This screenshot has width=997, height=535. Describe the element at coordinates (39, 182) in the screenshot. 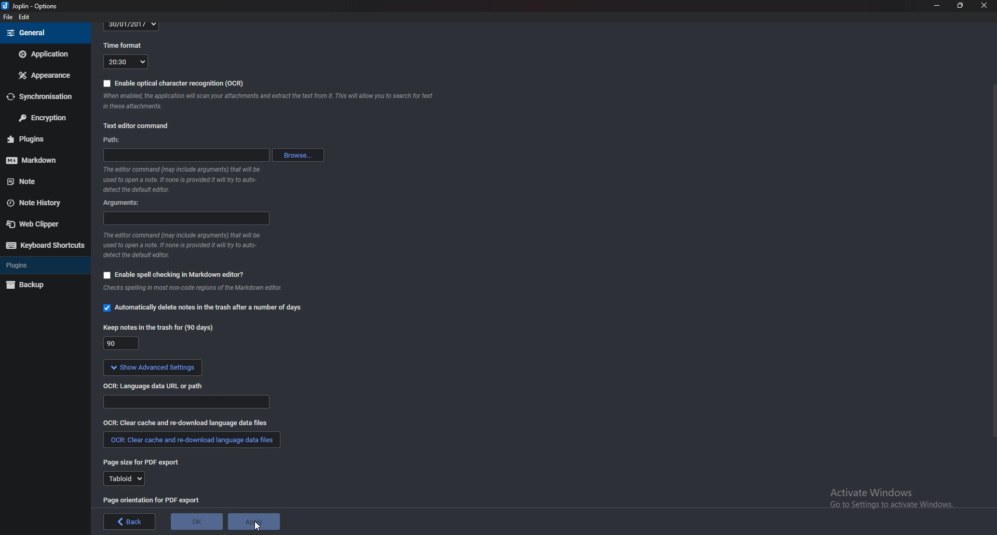

I see `note` at that location.